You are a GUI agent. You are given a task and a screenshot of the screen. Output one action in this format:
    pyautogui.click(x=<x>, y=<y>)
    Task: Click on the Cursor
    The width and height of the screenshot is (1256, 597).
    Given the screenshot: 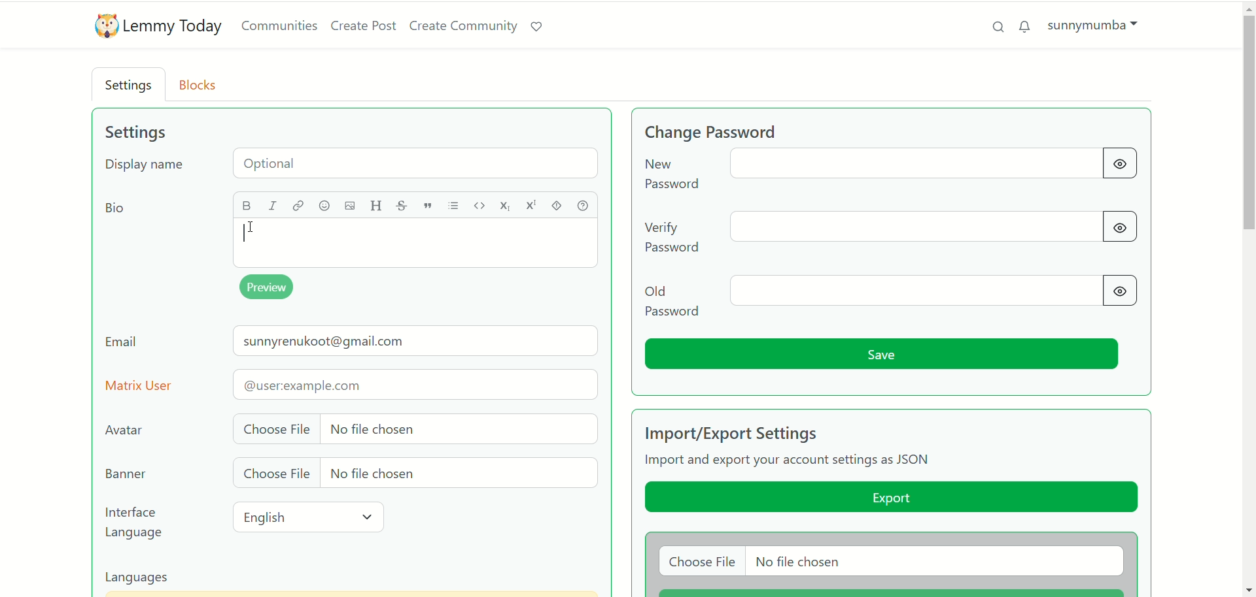 What is the action you would take?
    pyautogui.click(x=254, y=225)
    